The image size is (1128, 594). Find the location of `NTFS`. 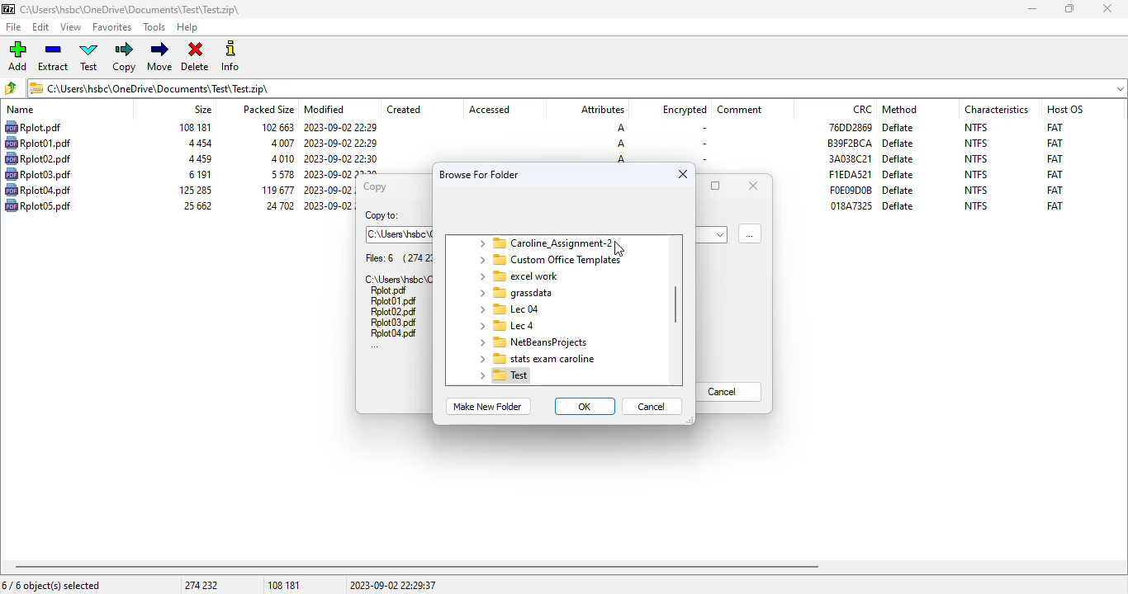

NTFS is located at coordinates (976, 144).